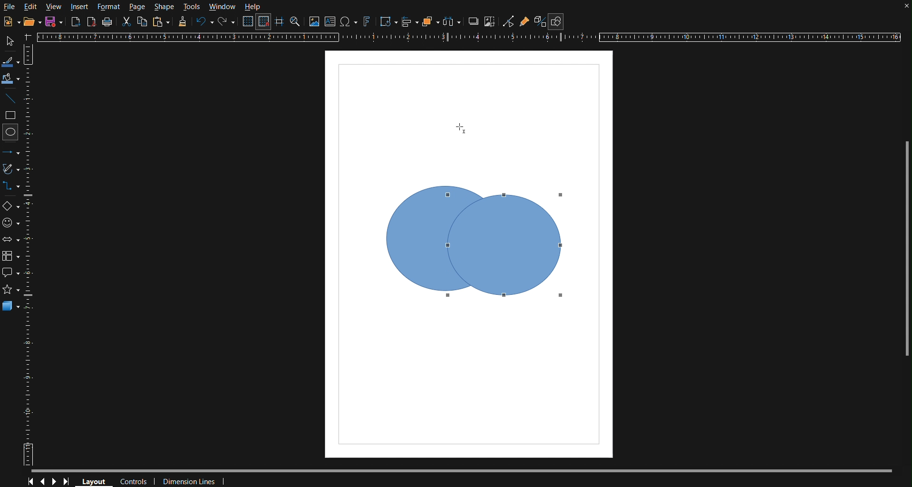 The image size is (912, 487). What do you see at coordinates (409, 21) in the screenshot?
I see `Align` at bounding box center [409, 21].